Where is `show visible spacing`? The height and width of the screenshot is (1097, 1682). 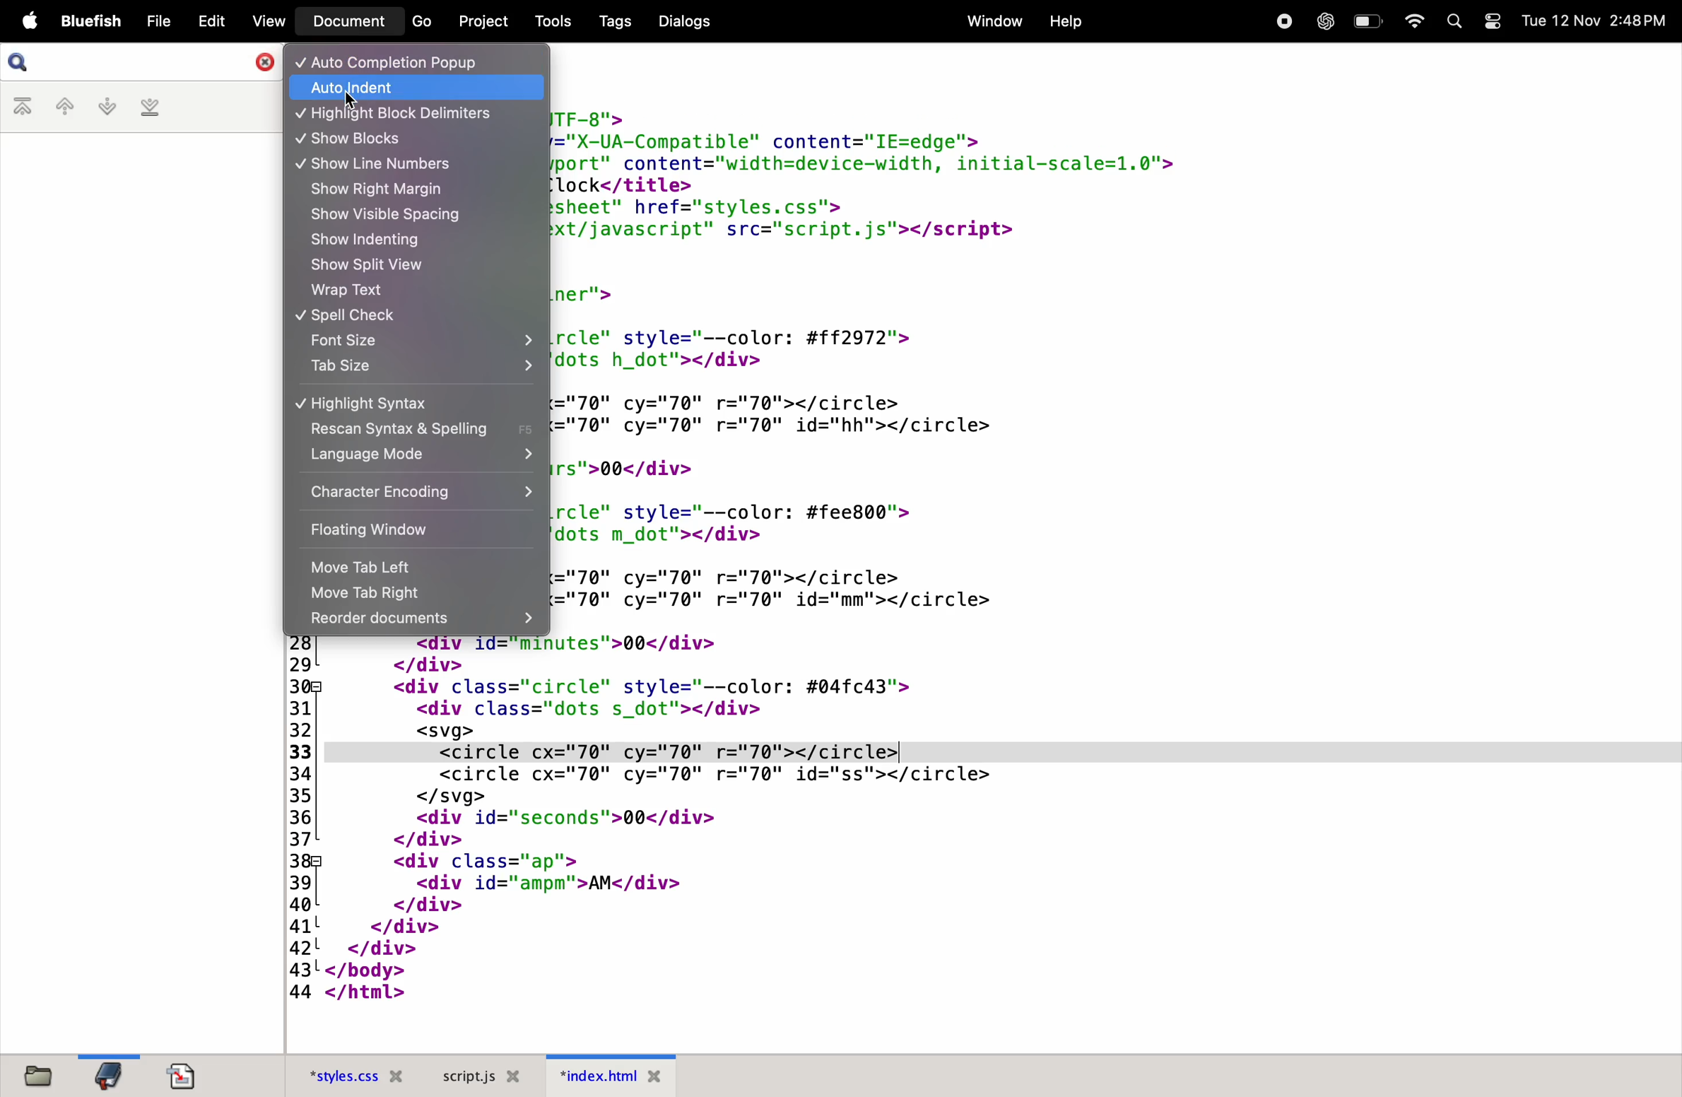
show visible spacing is located at coordinates (413, 216).